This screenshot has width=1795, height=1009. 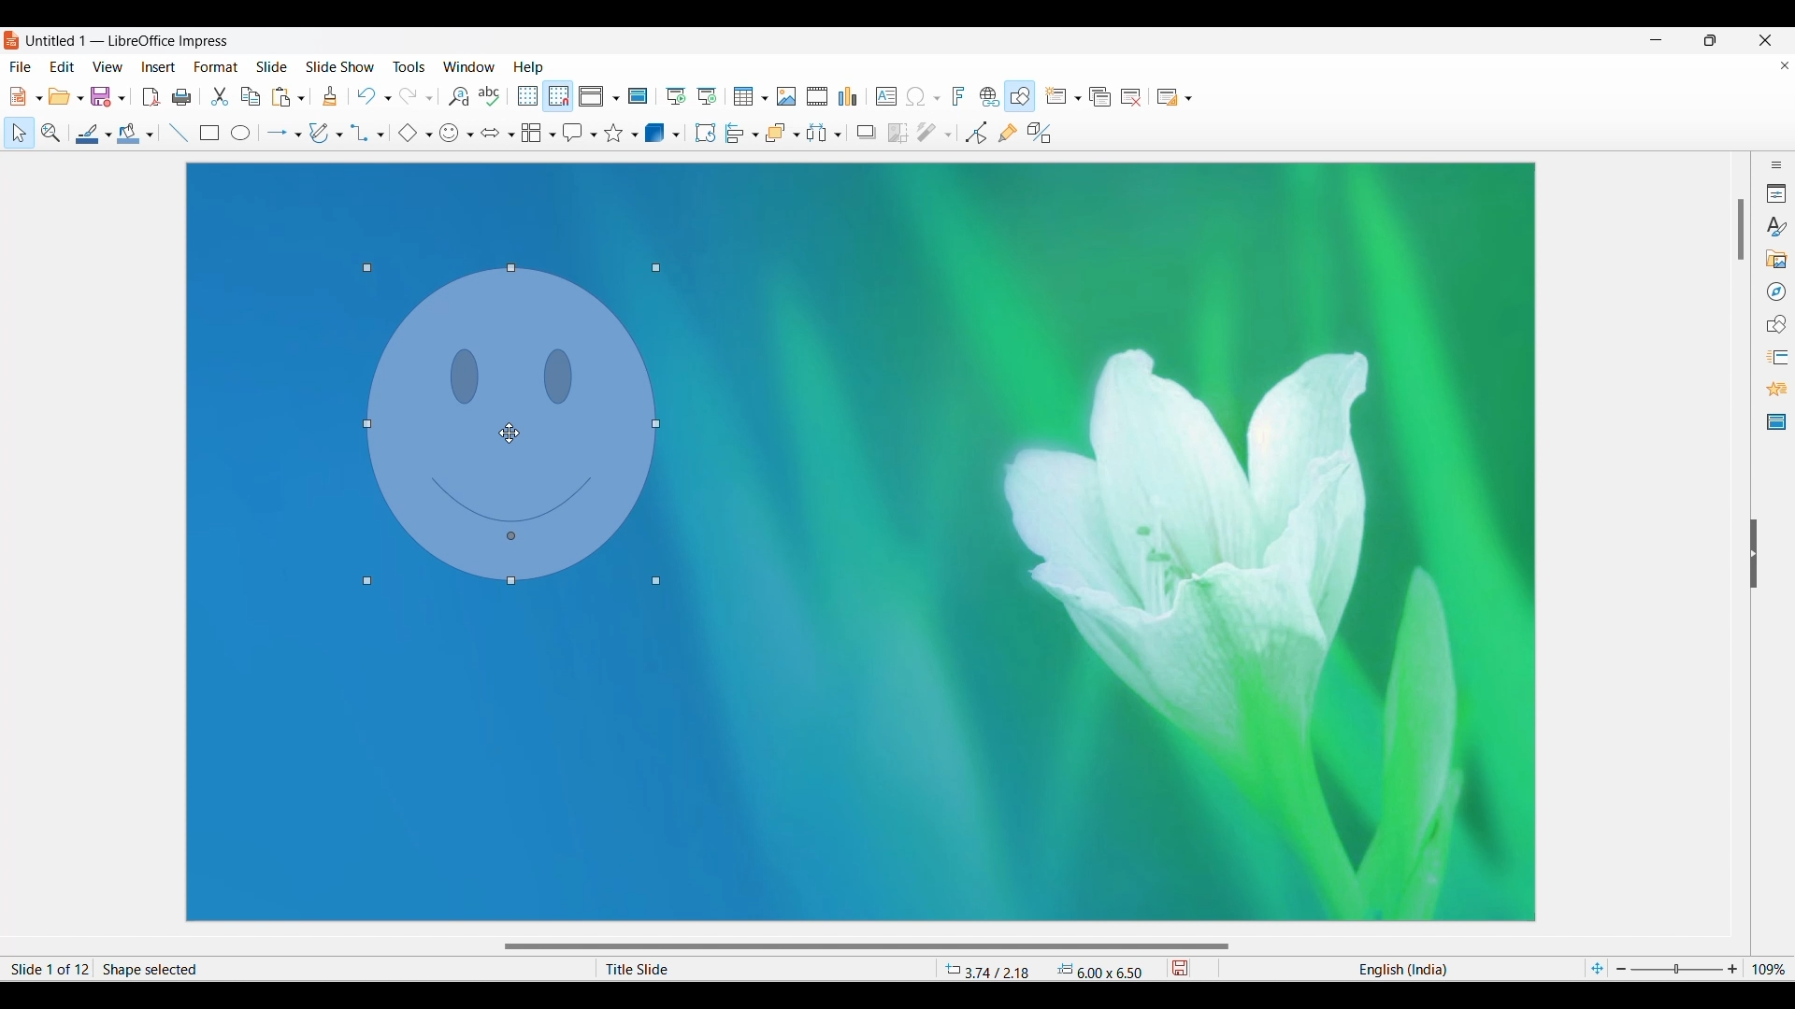 What do you see at coordinates (216, 67) in the screenshot?
I see `Format` at bounding box center [216, 67].